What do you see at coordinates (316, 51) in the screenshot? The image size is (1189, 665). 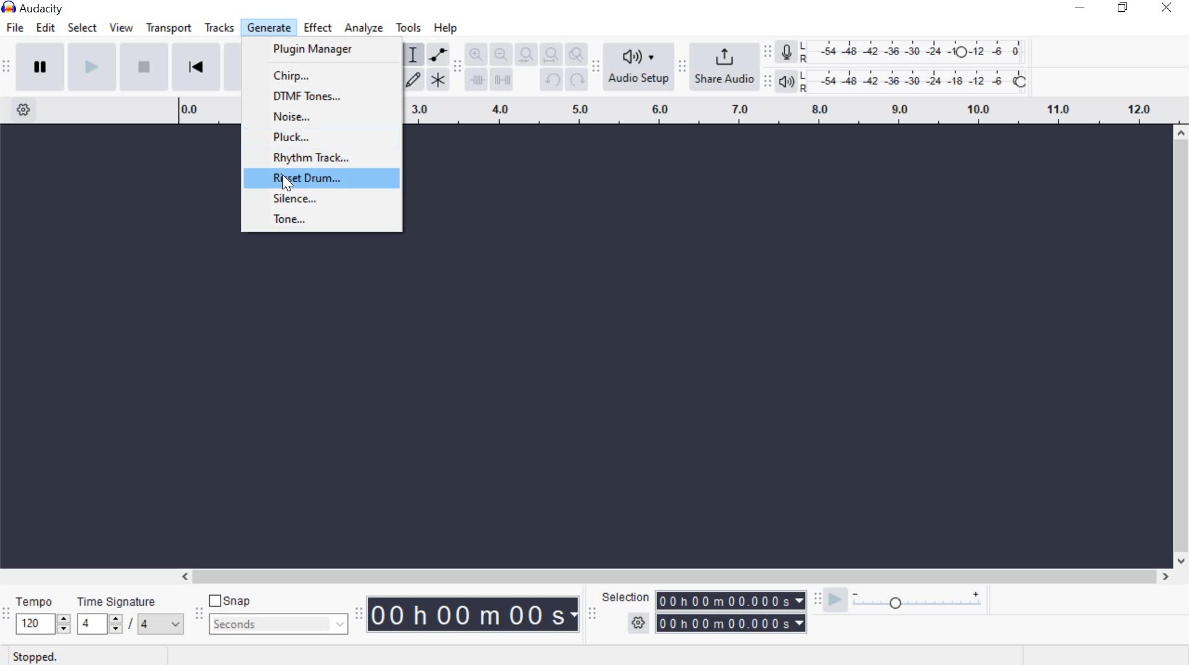 I see `plugin manager` at bounding box center [316, 51].